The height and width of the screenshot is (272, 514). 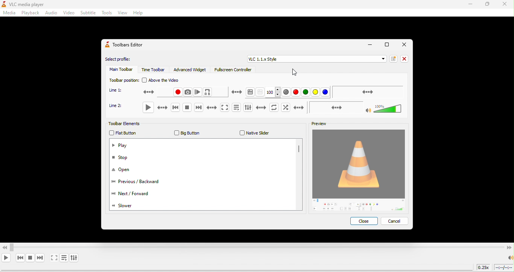 What do you see at coordinates (360, 171) in the screenshot?
I see `image` at bounding box center [360, 171].